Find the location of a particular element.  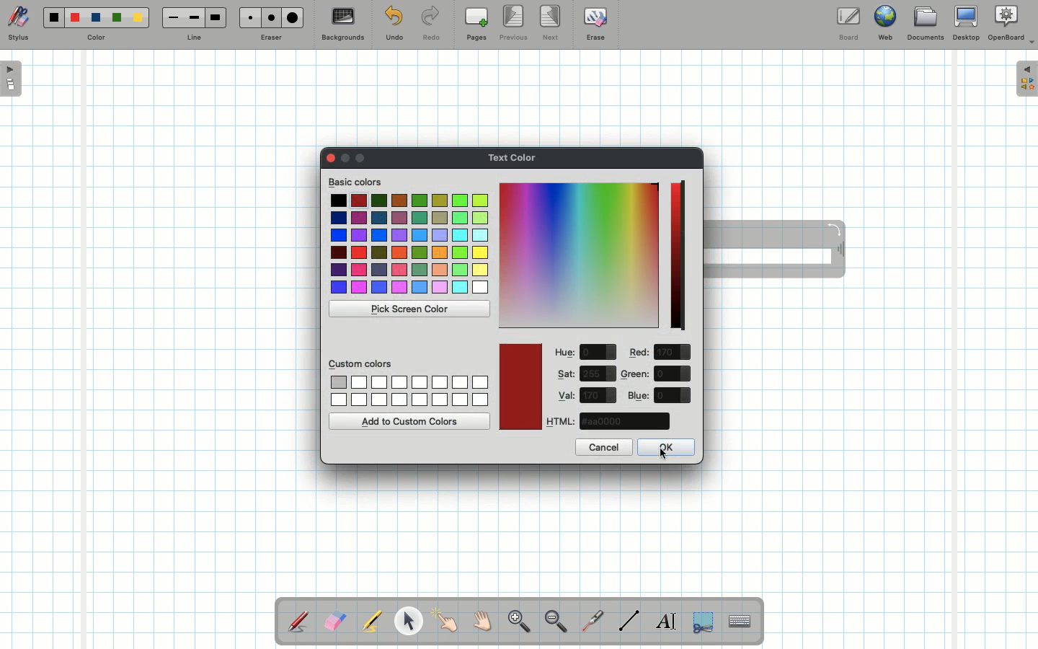

Blue is located at coordinates (639, 395).